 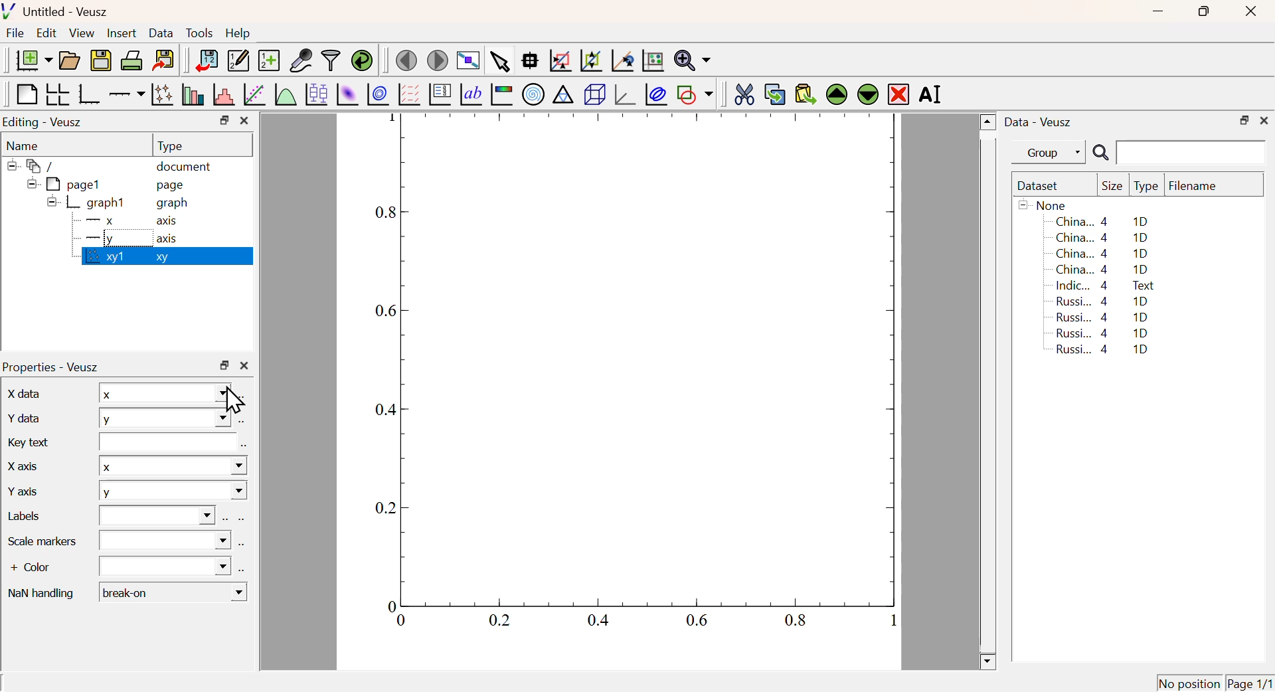 I want to click on Import Data, so click(x=206, y=60).